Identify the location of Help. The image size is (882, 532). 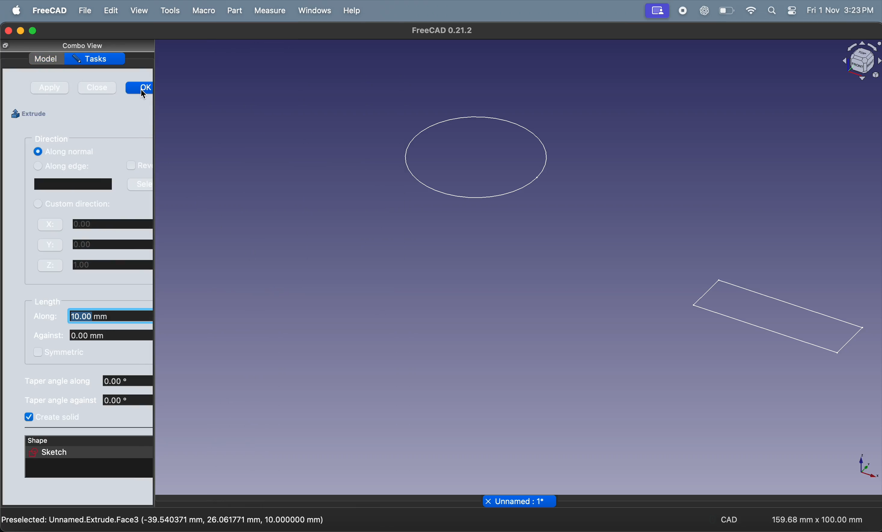
(354, 11).